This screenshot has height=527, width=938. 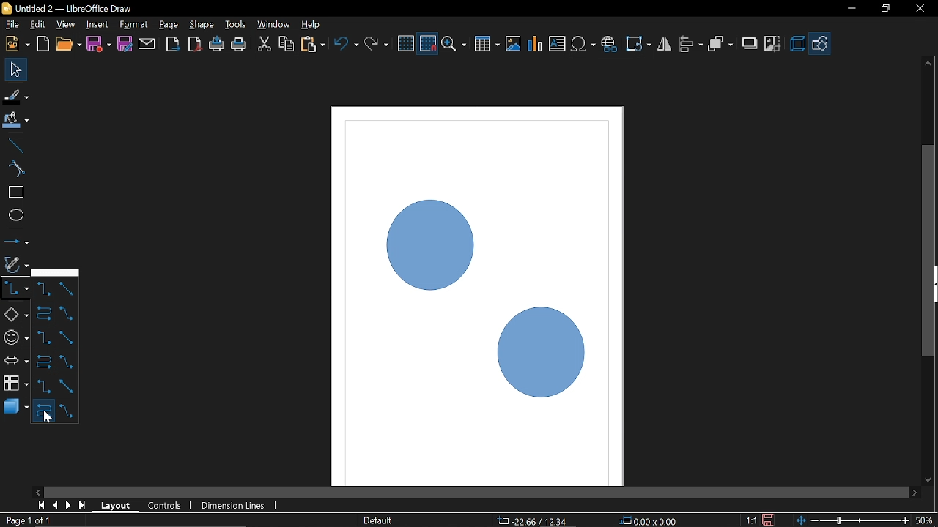 What do you see at coordinates (917, 493) in the screenshot?
I see `Move right` at bounding box center [917, 493].